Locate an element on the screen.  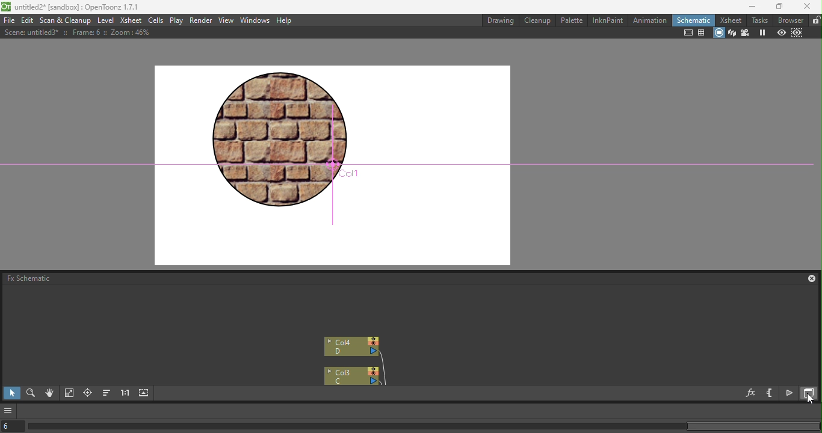
New output is located at coordinates (770, 393).